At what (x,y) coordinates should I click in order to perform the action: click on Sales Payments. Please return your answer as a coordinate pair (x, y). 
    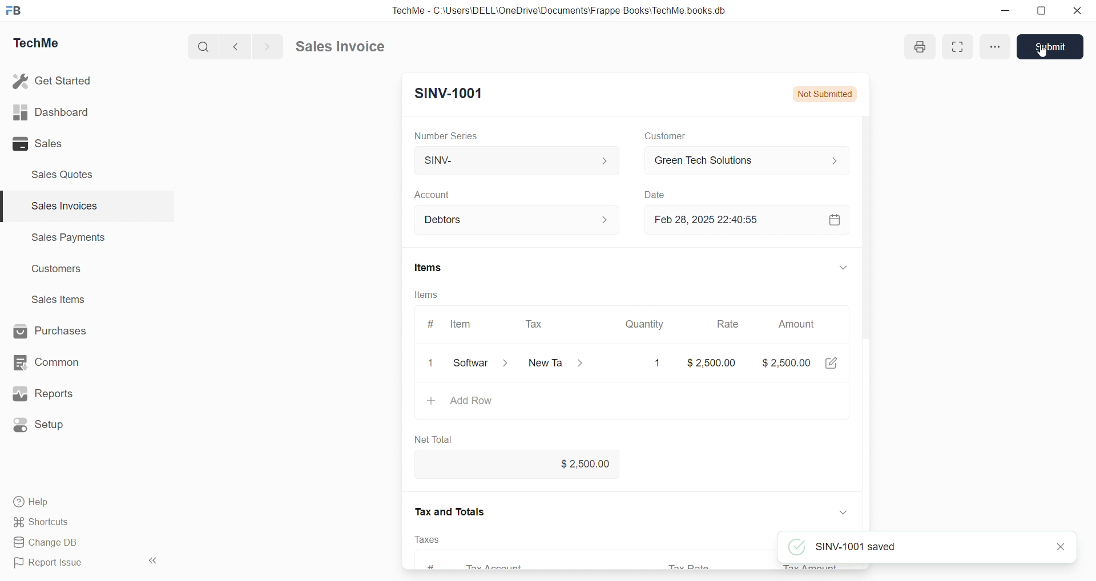
    Looking at the image, I should click on (70, 236).